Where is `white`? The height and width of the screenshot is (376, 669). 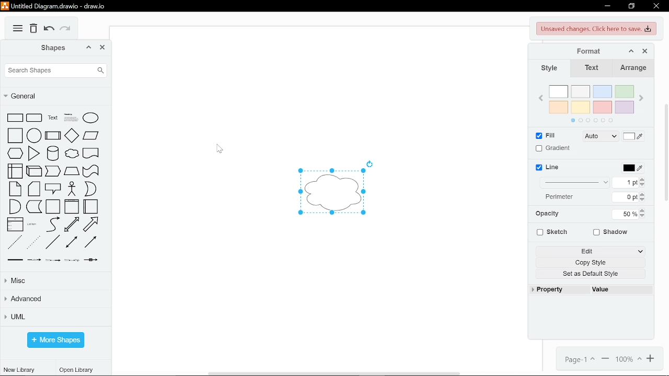
white is located at coordinates (558, 91).